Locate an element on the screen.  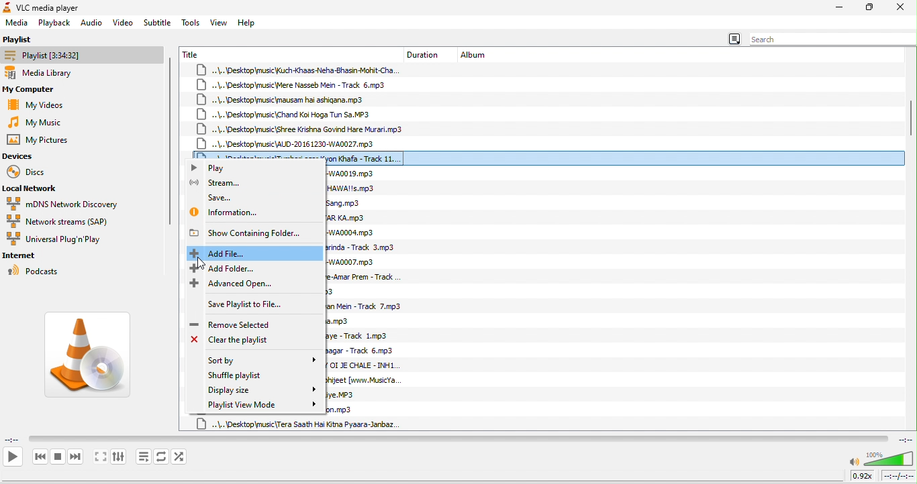
+.\.\Desktop\music\AUD-20170131-WA0004.mp3 is located at coordinates (354, 233).